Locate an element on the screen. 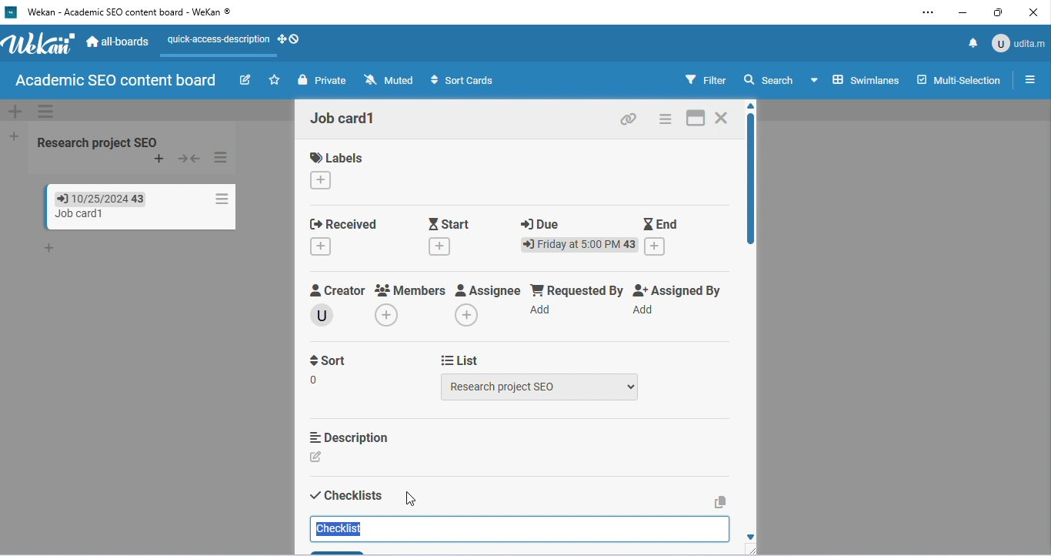 The width and height of the screenshot is (1051, 556). sort cards is located at coordinates (464, 81).